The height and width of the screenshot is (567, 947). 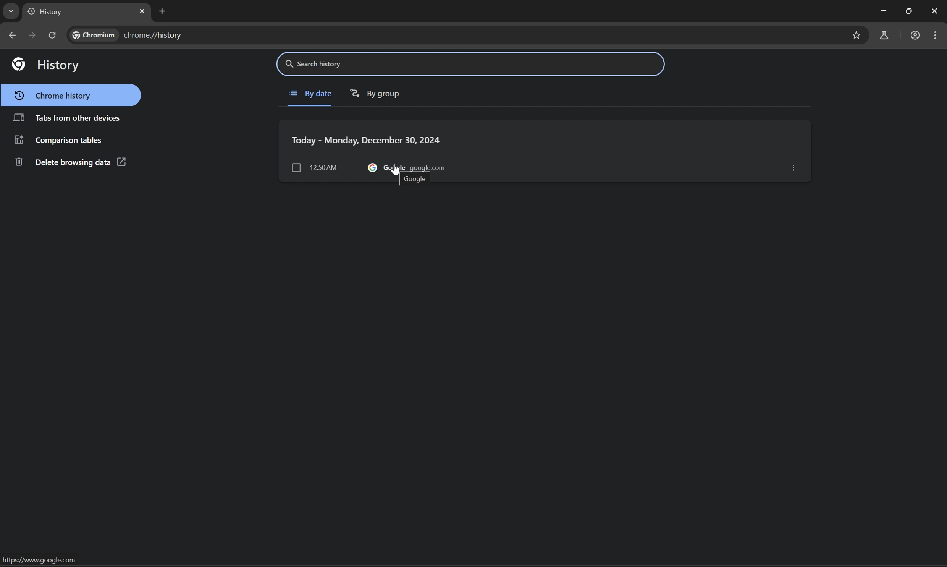 I want to click on minimize, so click(x=882, y=11).